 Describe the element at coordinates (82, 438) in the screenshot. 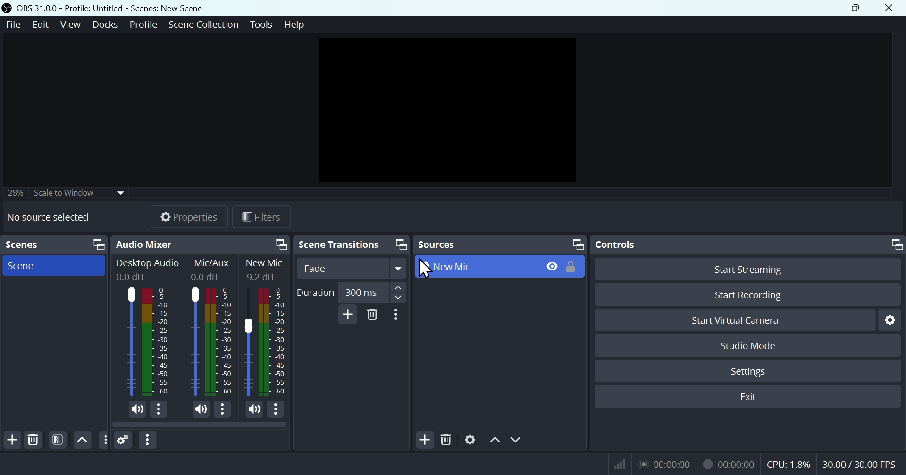

I see `up` at that location.